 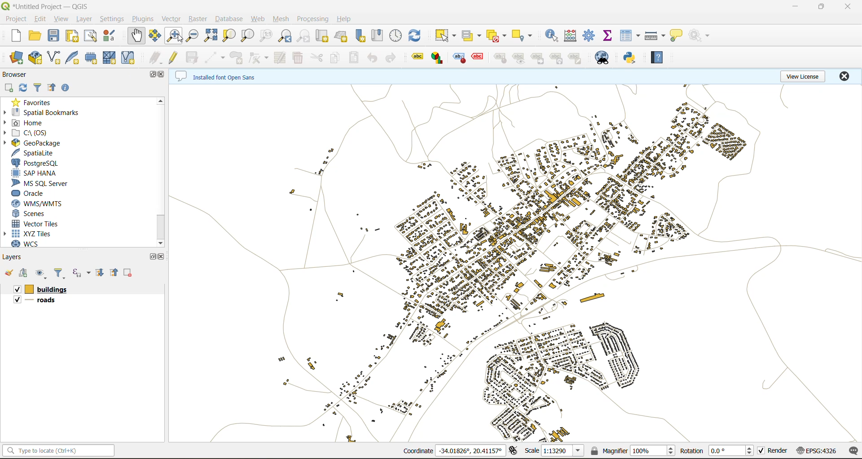 I want to click on pan to selection, so click(x=156, y=37).